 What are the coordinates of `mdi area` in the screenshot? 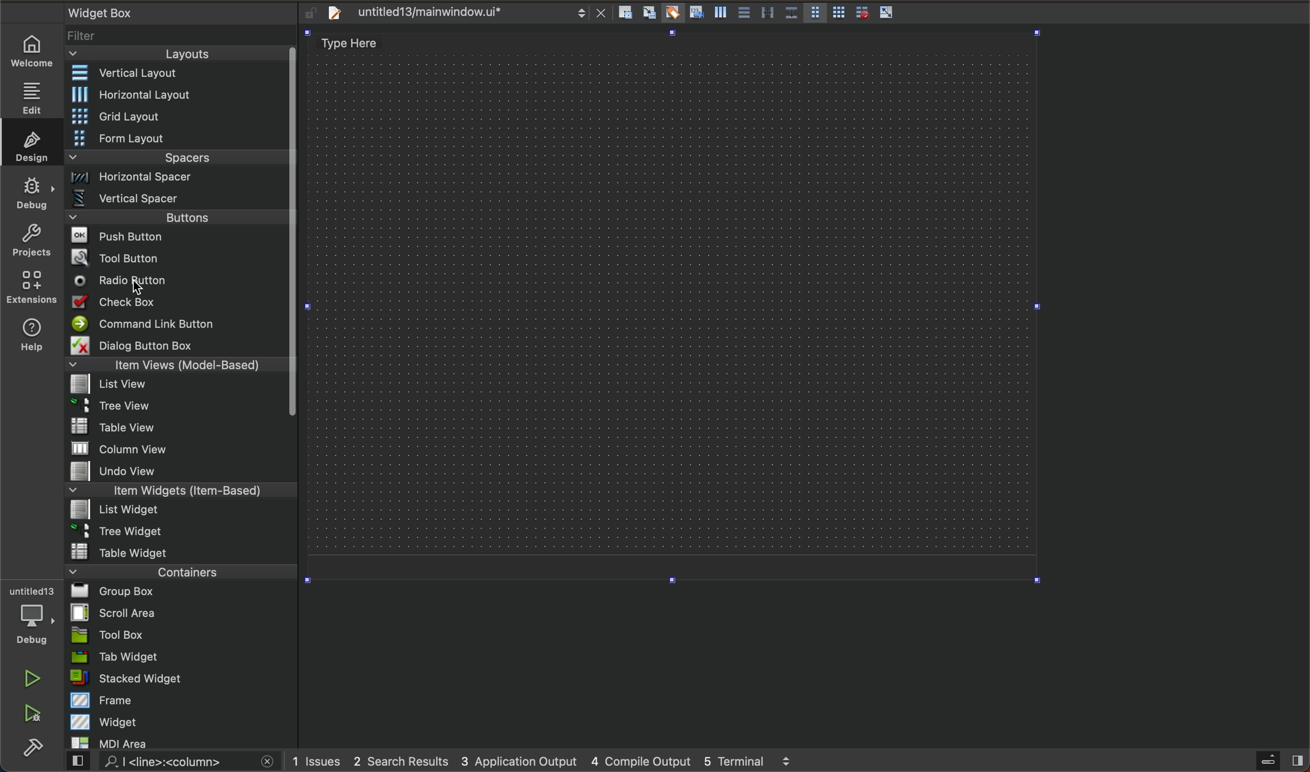 It's located at (180, 741).